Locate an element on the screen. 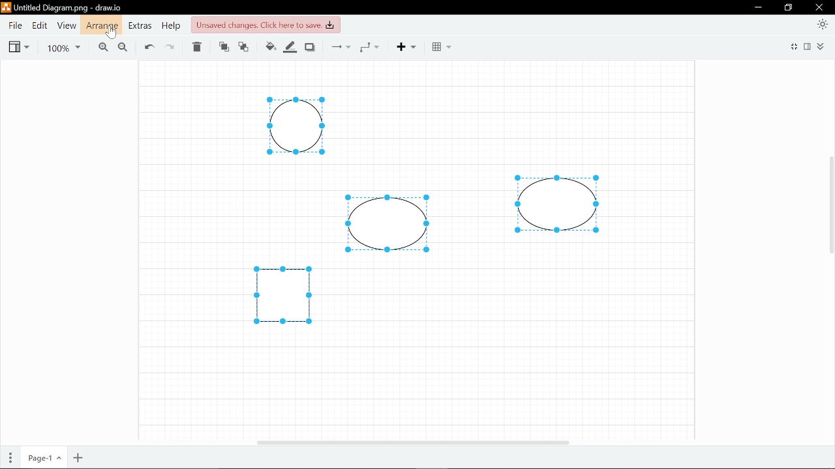  Add page is located at coordinates (79, 458).